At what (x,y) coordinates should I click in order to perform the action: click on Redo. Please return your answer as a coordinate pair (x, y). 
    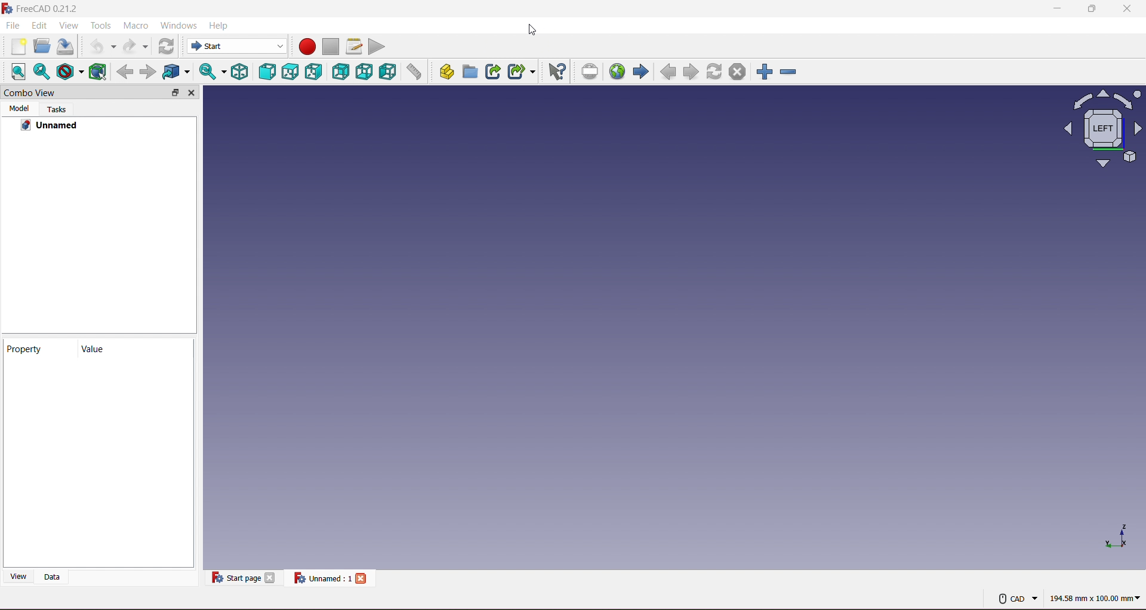
    Looking at the image, I should click on (135, 46).